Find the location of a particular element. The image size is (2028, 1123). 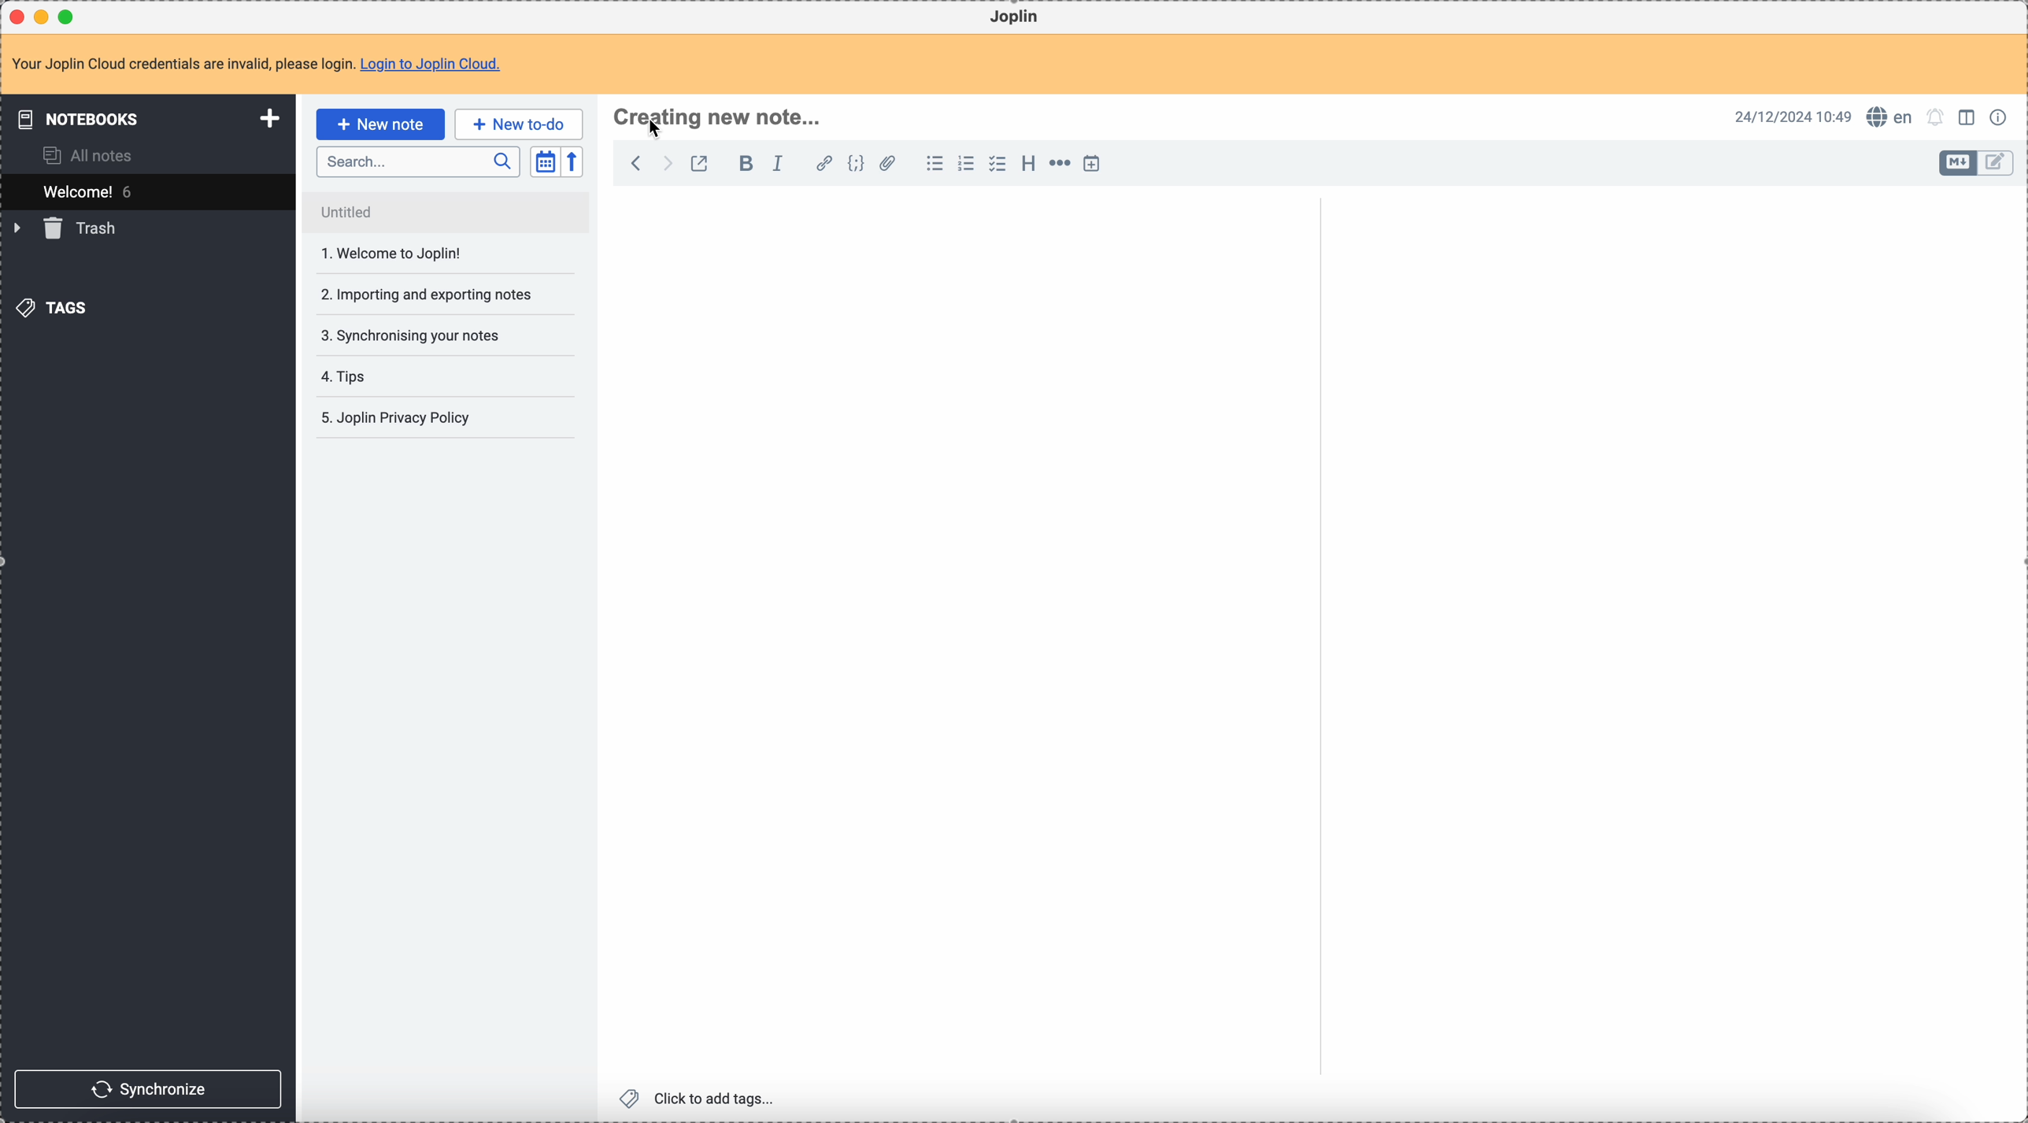

hyperlink is located at coordinates (824, 165).